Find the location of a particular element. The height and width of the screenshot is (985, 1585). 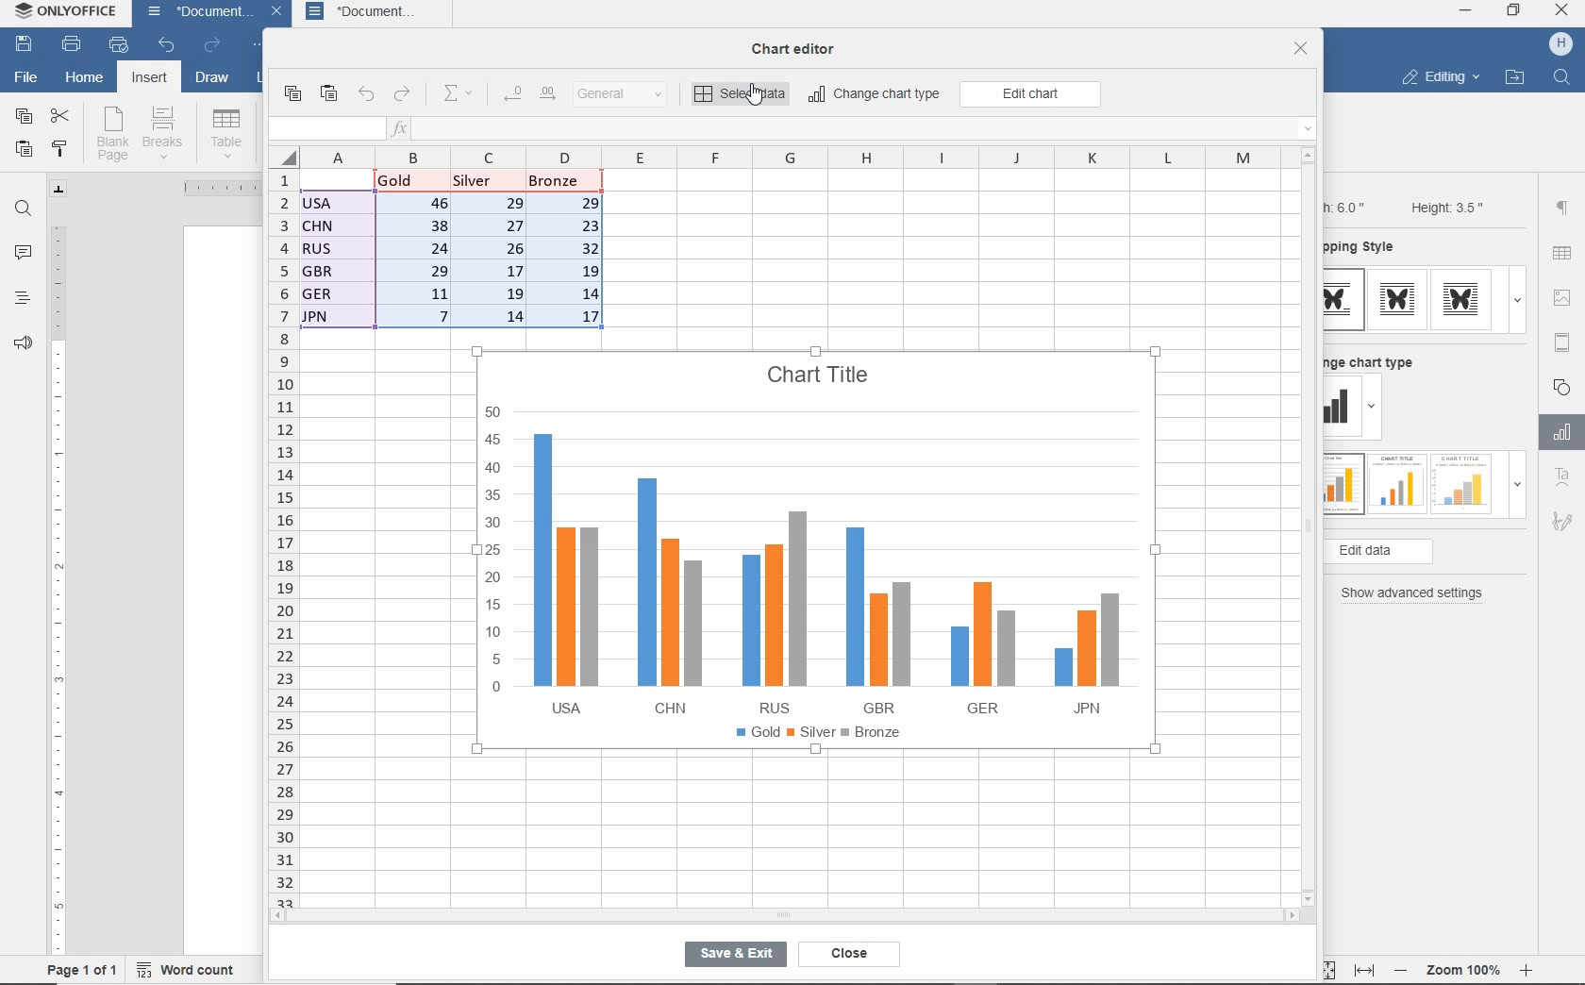

edit chart is located at coordinates (1030, 94).